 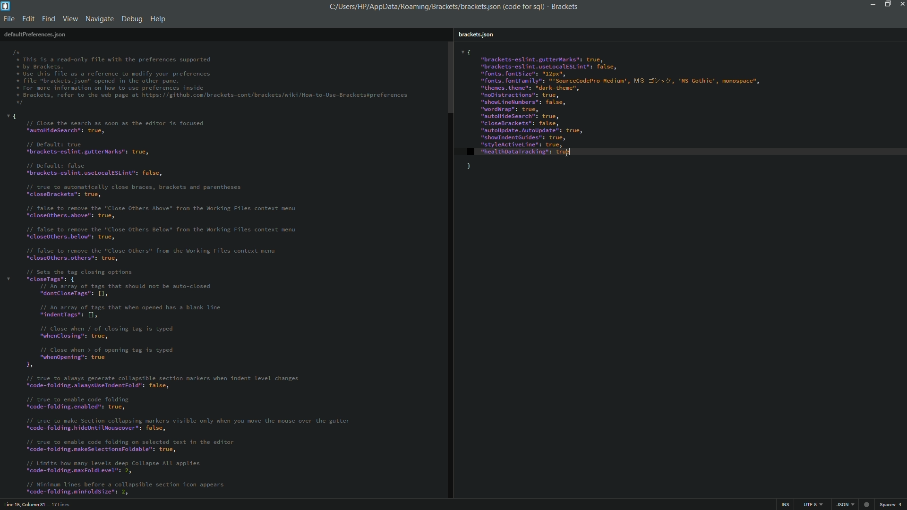 I want to click on Brackets, so click(x=563, y=7).